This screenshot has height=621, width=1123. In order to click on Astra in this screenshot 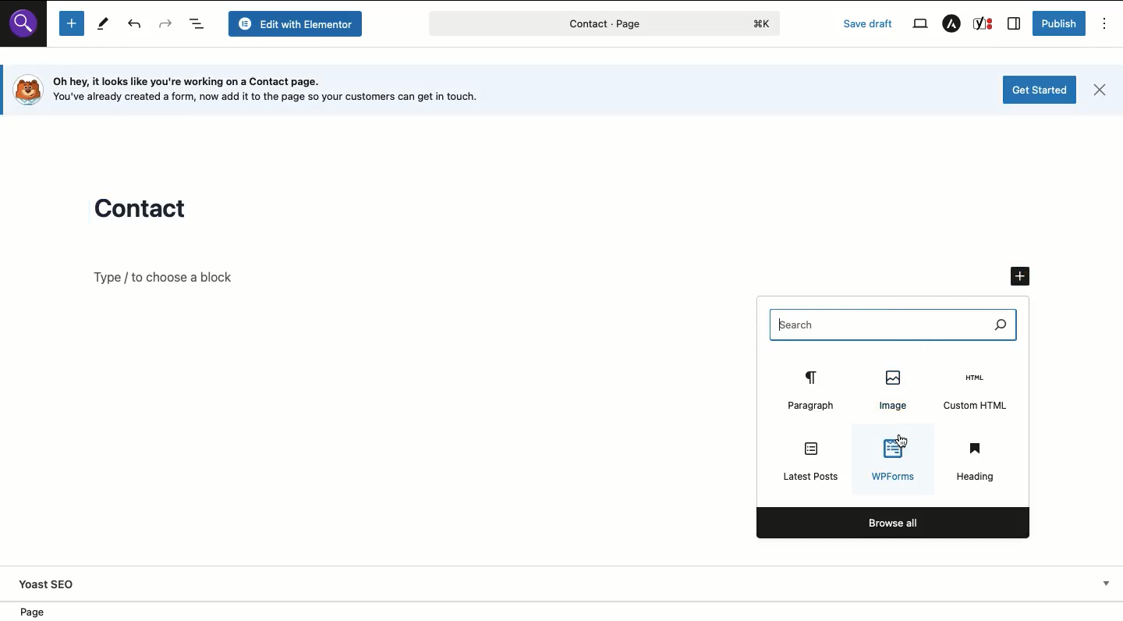, I will do `click(951, 24)`.